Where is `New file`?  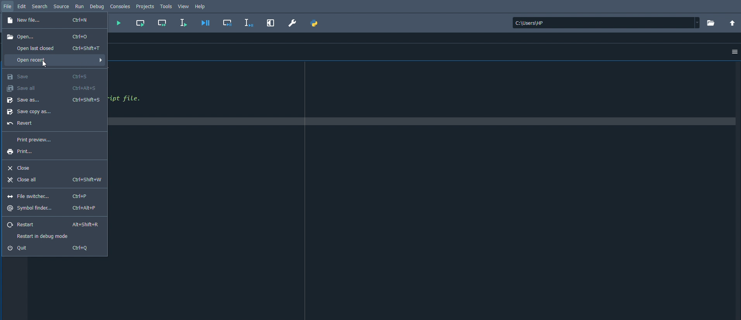 New file is located at coordinates (50, 21).